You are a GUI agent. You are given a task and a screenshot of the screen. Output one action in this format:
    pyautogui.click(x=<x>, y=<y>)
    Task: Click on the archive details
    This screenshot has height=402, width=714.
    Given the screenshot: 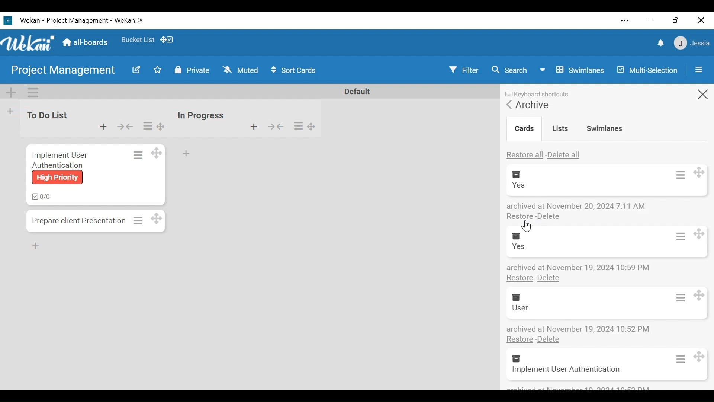 What is the action you would take?
    pyautogui.click(x=578, y=388)
    